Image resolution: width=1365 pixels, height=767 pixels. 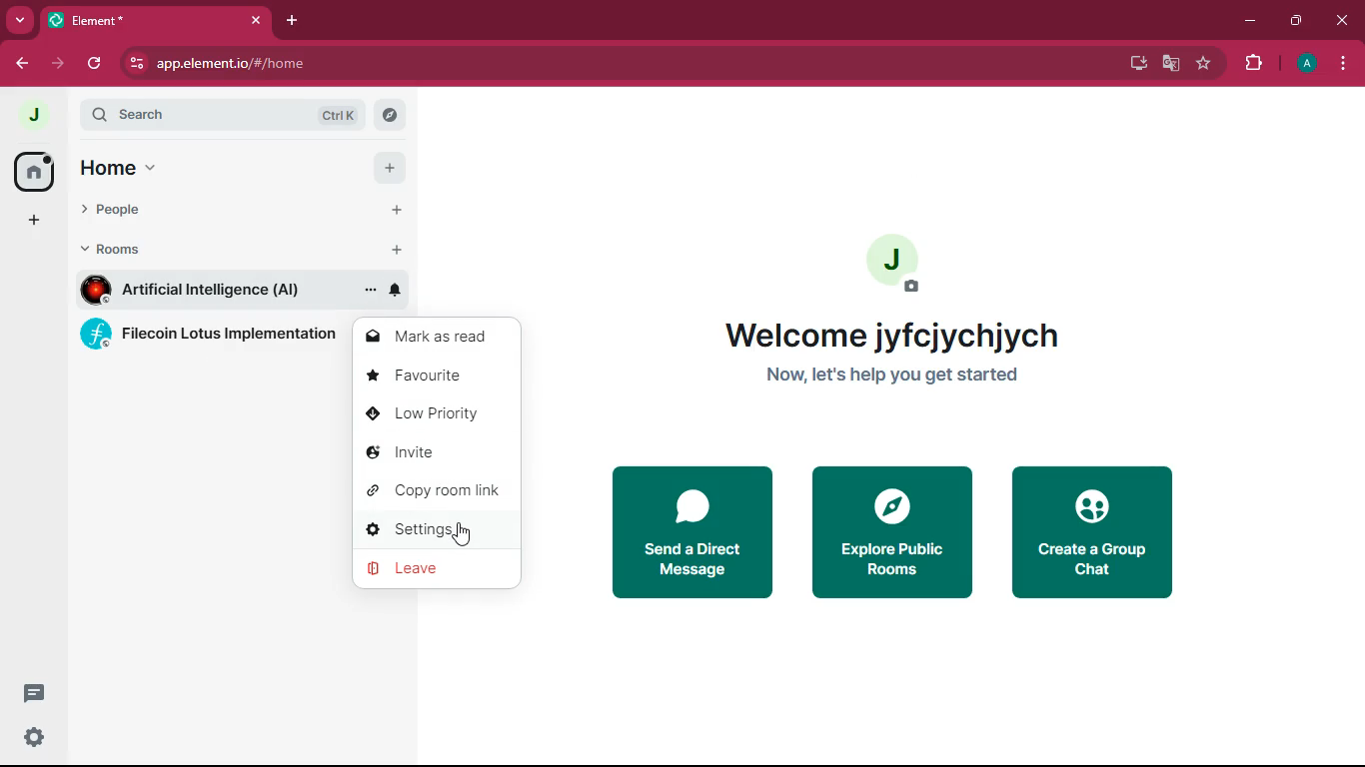 I want to click on send direct message, so click(x=685, y=533).